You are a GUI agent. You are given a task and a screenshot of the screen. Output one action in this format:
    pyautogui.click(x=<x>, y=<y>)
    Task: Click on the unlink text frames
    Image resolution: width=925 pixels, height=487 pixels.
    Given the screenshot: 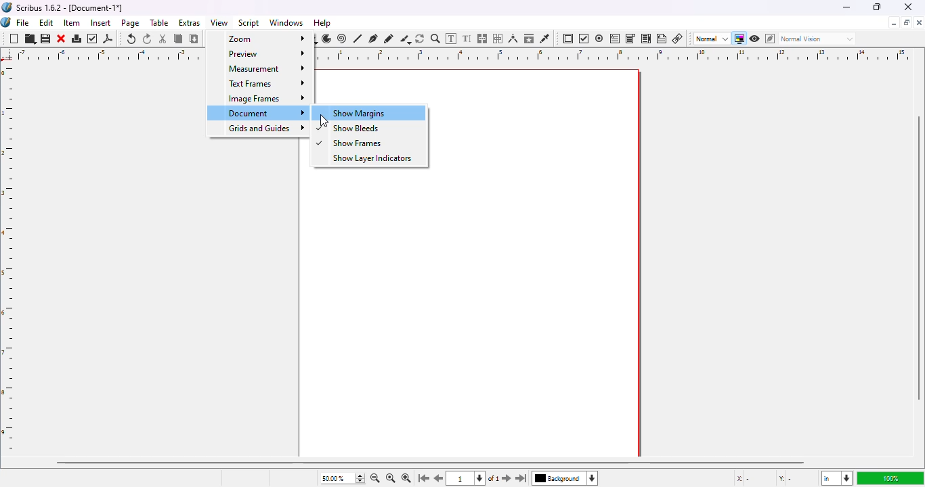 What is the action you would take?
    pyautogui.click(x=500, y=39)
    